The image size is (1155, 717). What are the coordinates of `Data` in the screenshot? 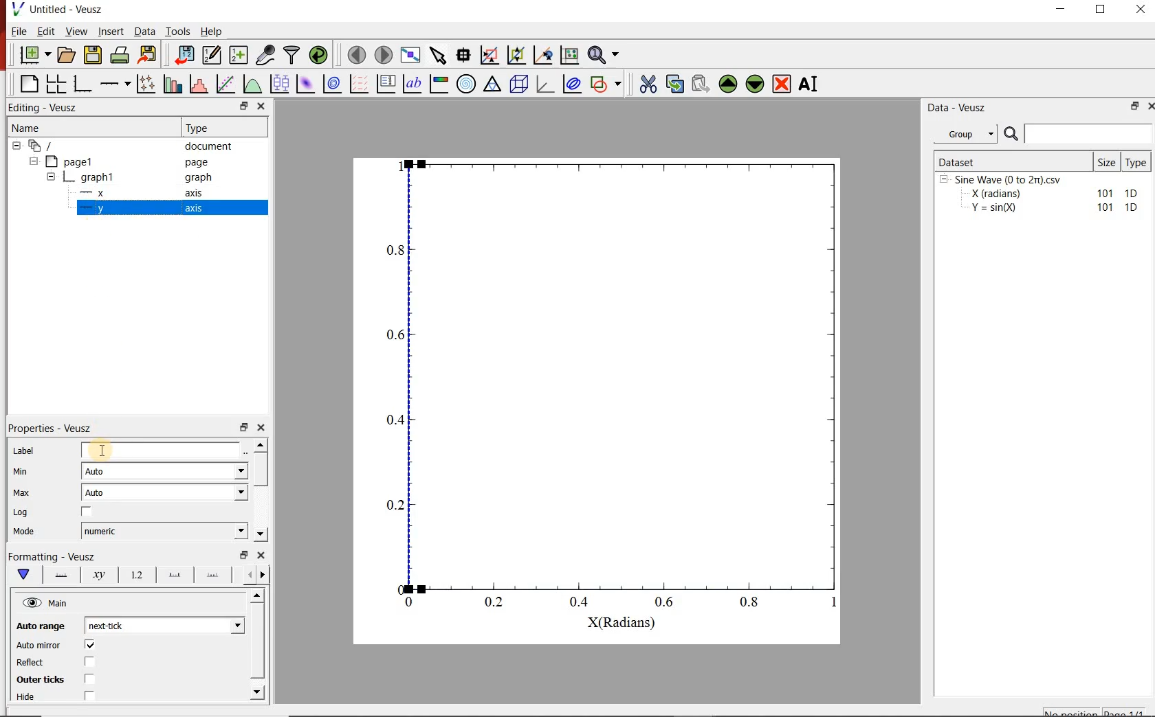 It's located at (144, 31).